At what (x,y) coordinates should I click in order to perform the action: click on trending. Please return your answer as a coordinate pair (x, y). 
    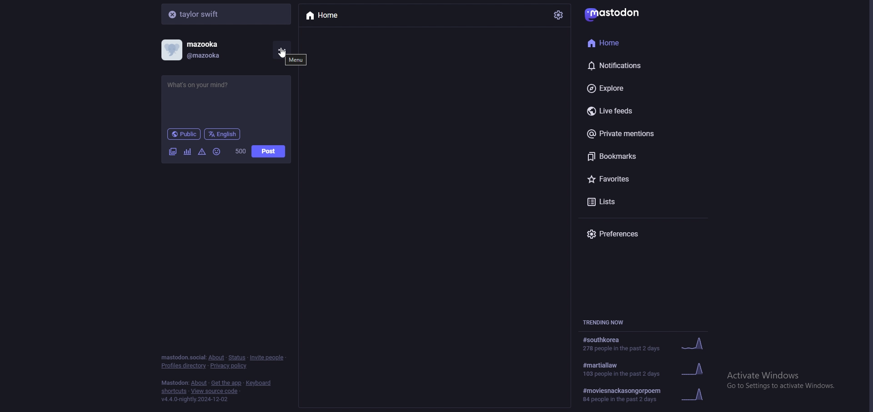
    Looking at the image, I should click on (645, 369).